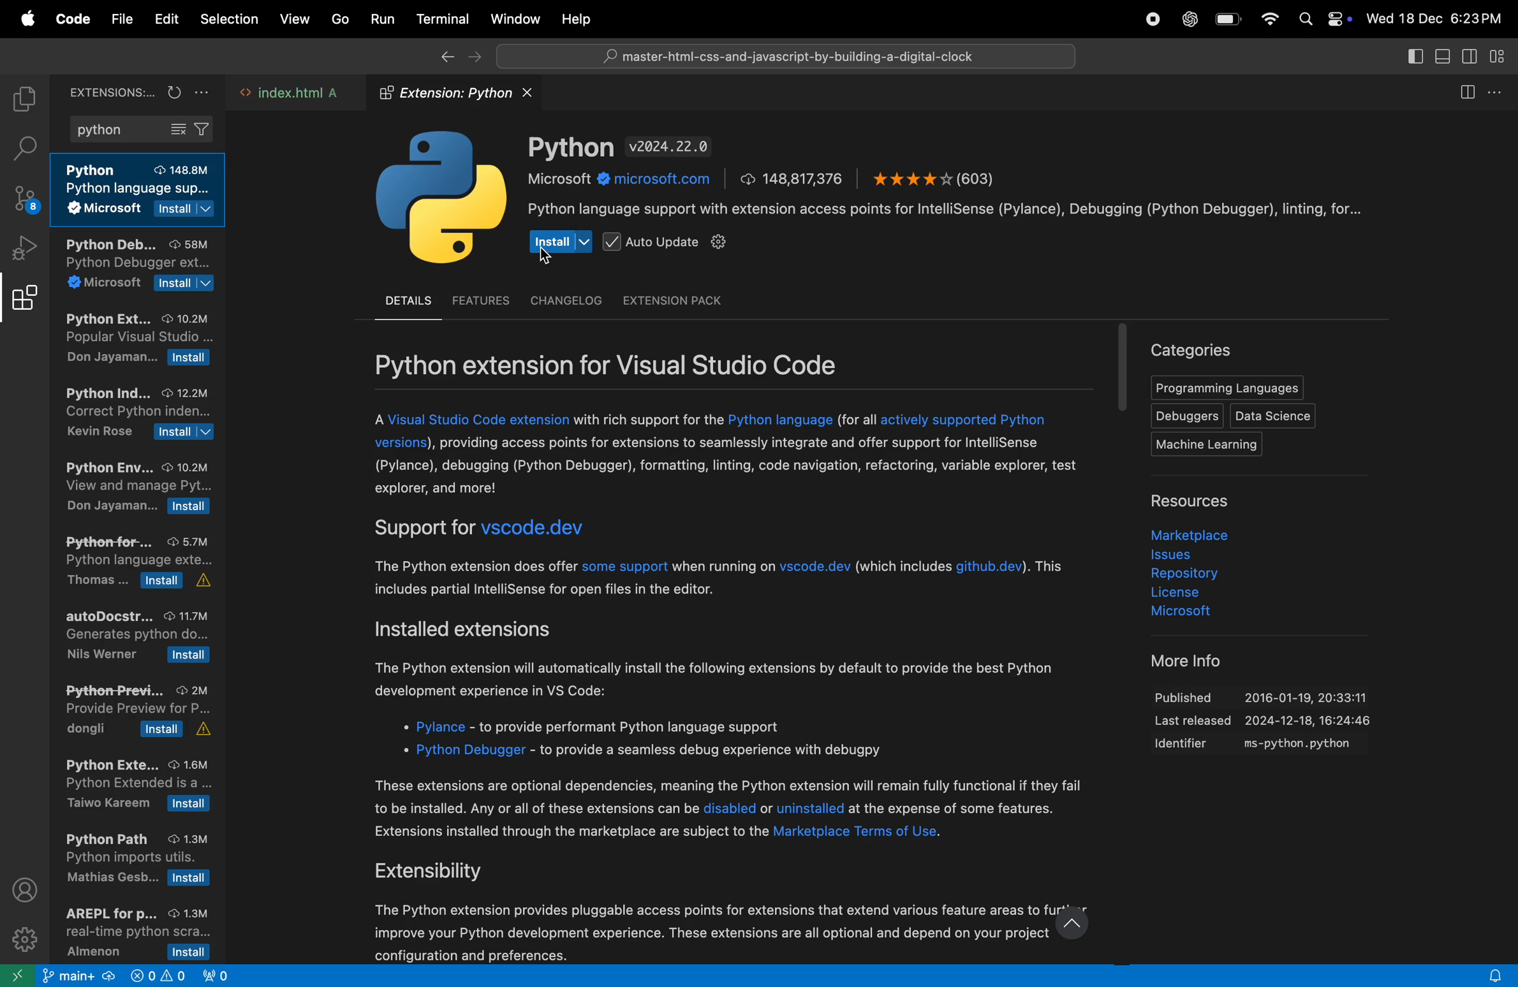 Image resolution: width=1518 pixels, height=987 pixels. Describe the element at coordinates (1439, 18) in the screenshot. I see `date and time` at that location.